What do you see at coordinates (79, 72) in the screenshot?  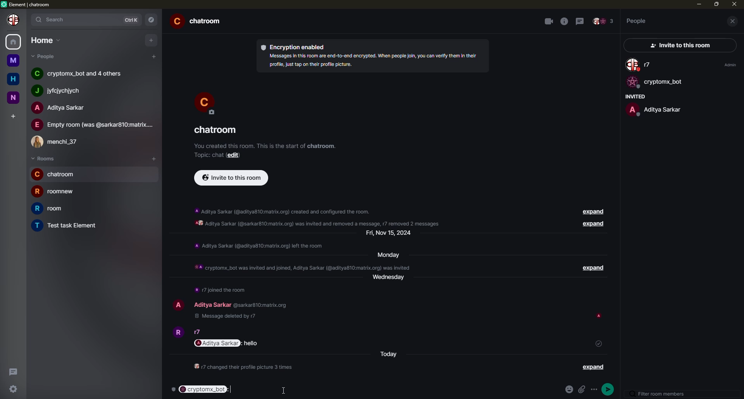 I see `people` at bounding box center [79, 72].